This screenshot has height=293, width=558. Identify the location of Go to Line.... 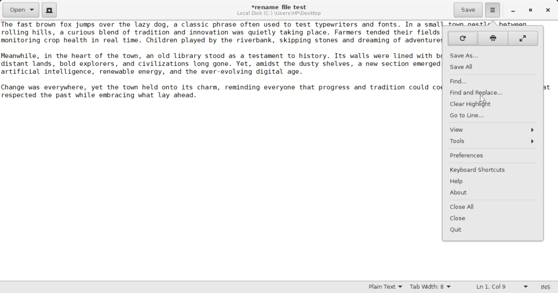
(492, 116).